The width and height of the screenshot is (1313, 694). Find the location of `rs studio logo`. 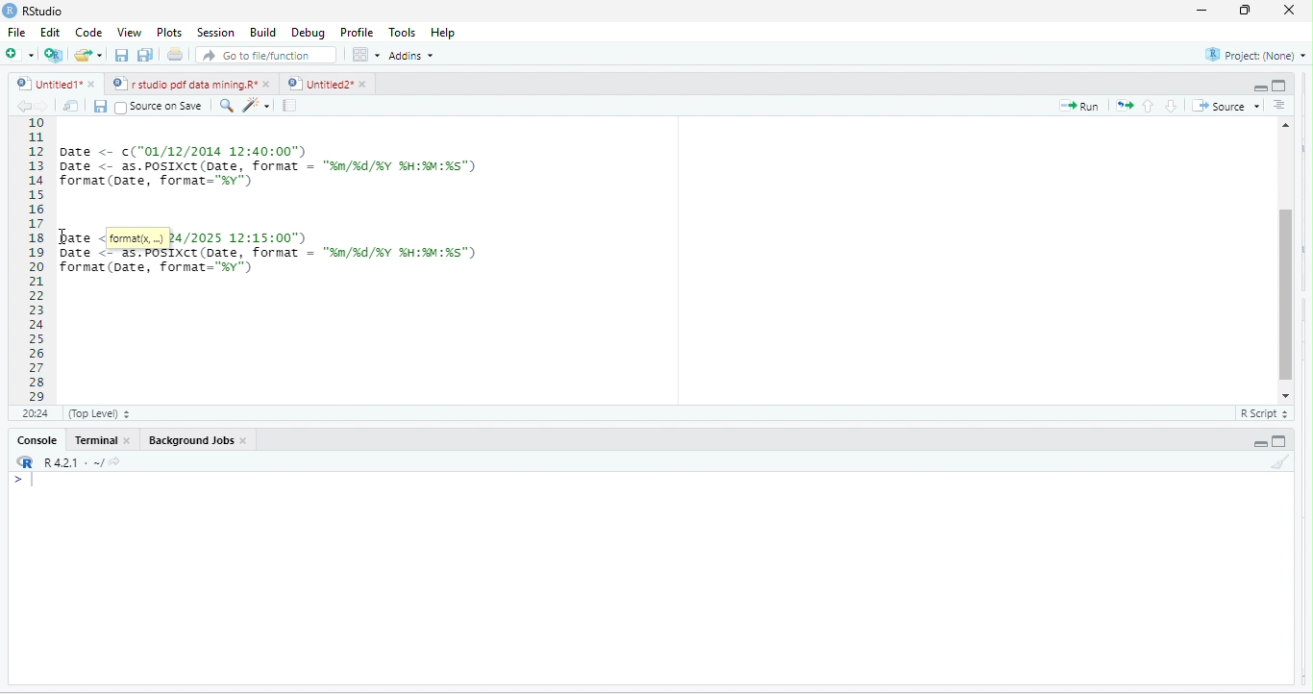

rs studio logo is located at coordinates (12, 10).